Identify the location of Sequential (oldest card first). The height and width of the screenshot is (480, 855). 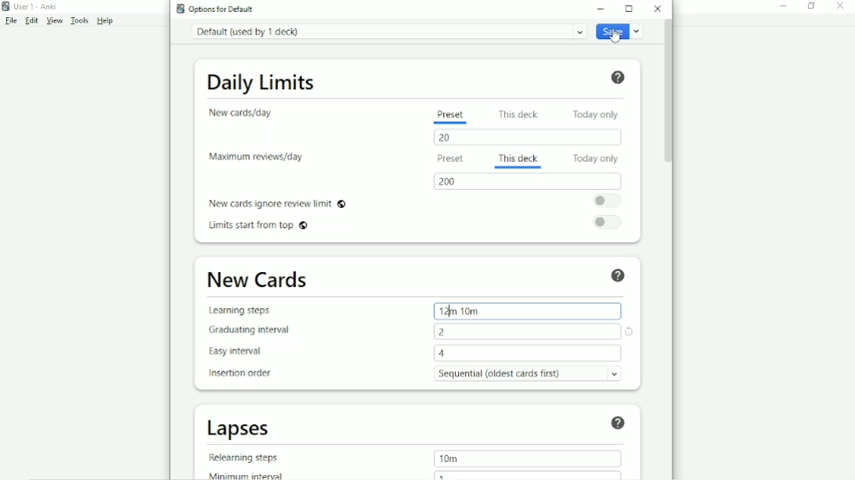
(528, 373).